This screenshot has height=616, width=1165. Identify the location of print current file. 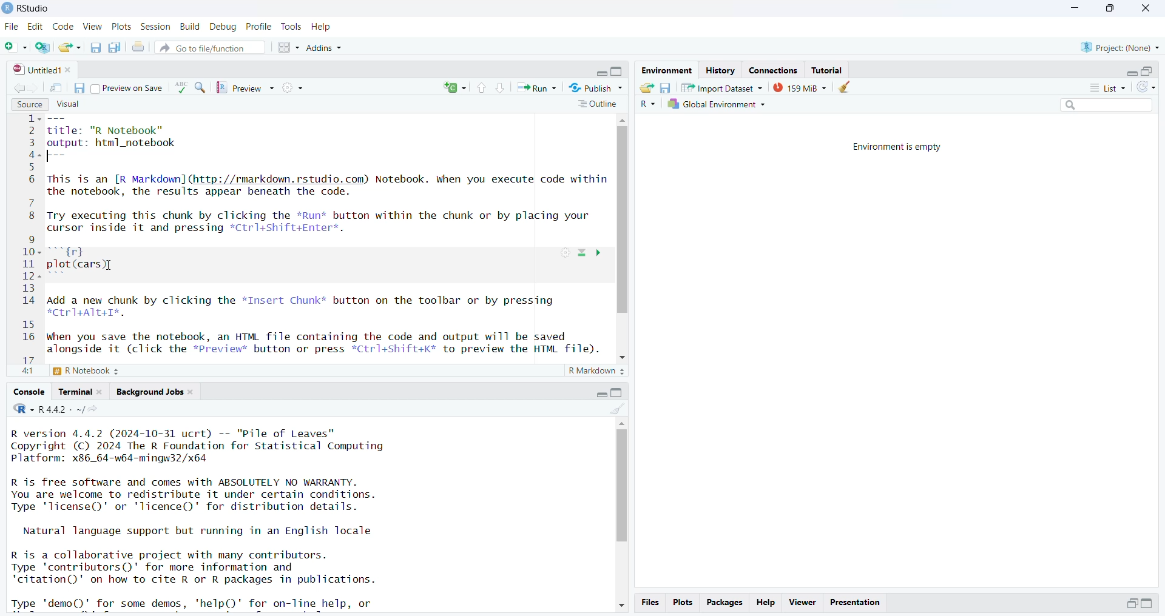
(139, 49).